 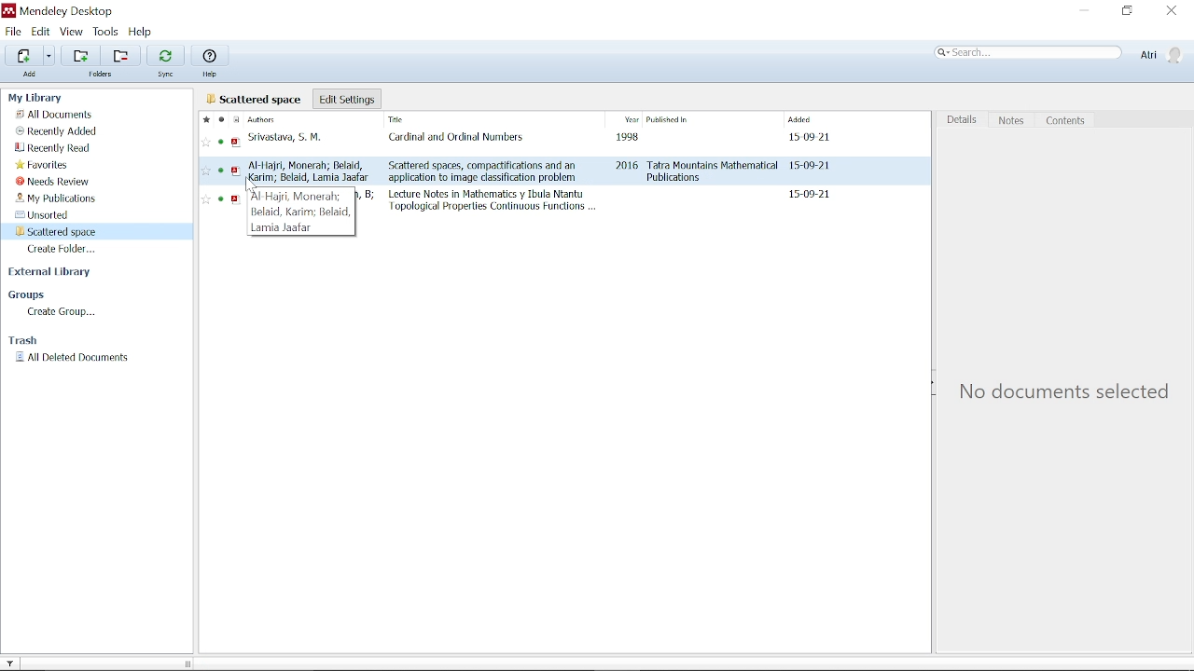 I want to click on Restore down, so click(x=1127, y=12).